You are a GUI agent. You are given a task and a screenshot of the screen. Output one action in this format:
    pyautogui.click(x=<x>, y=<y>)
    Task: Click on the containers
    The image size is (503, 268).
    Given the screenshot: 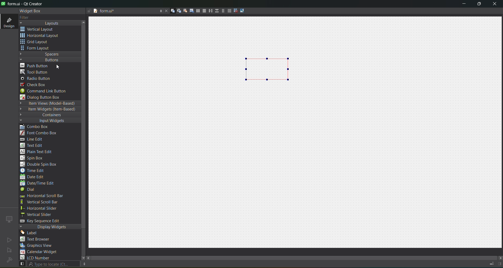 What is the action you would take?
    pyautogui.click(x=47, y=115)
    